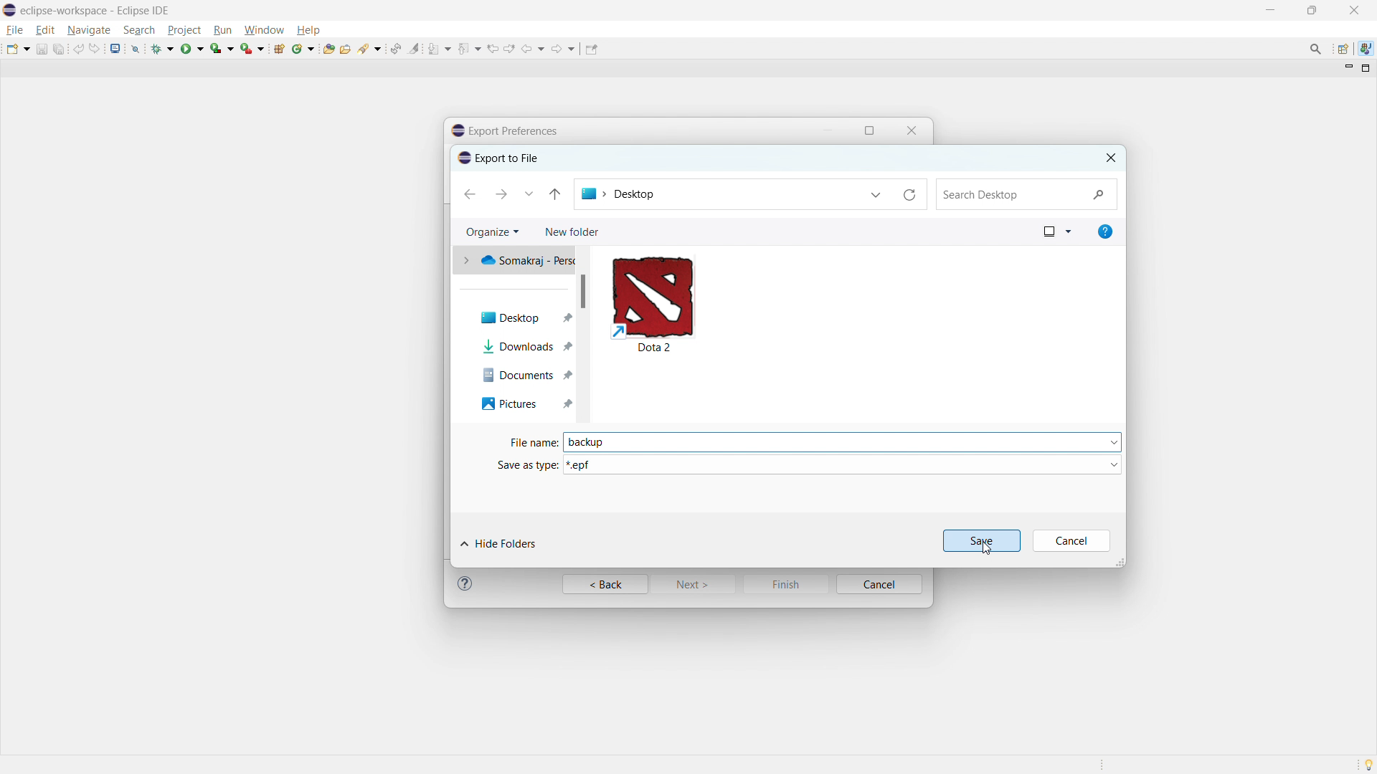 The width and height of the screenshot is (1377, 774). I want to click on save, so click(41, 49).